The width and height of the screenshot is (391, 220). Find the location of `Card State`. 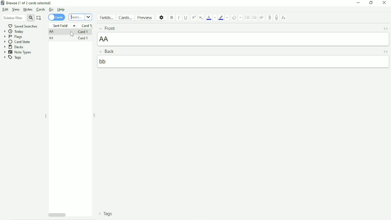

Card State is located at coordinates (18, 42).